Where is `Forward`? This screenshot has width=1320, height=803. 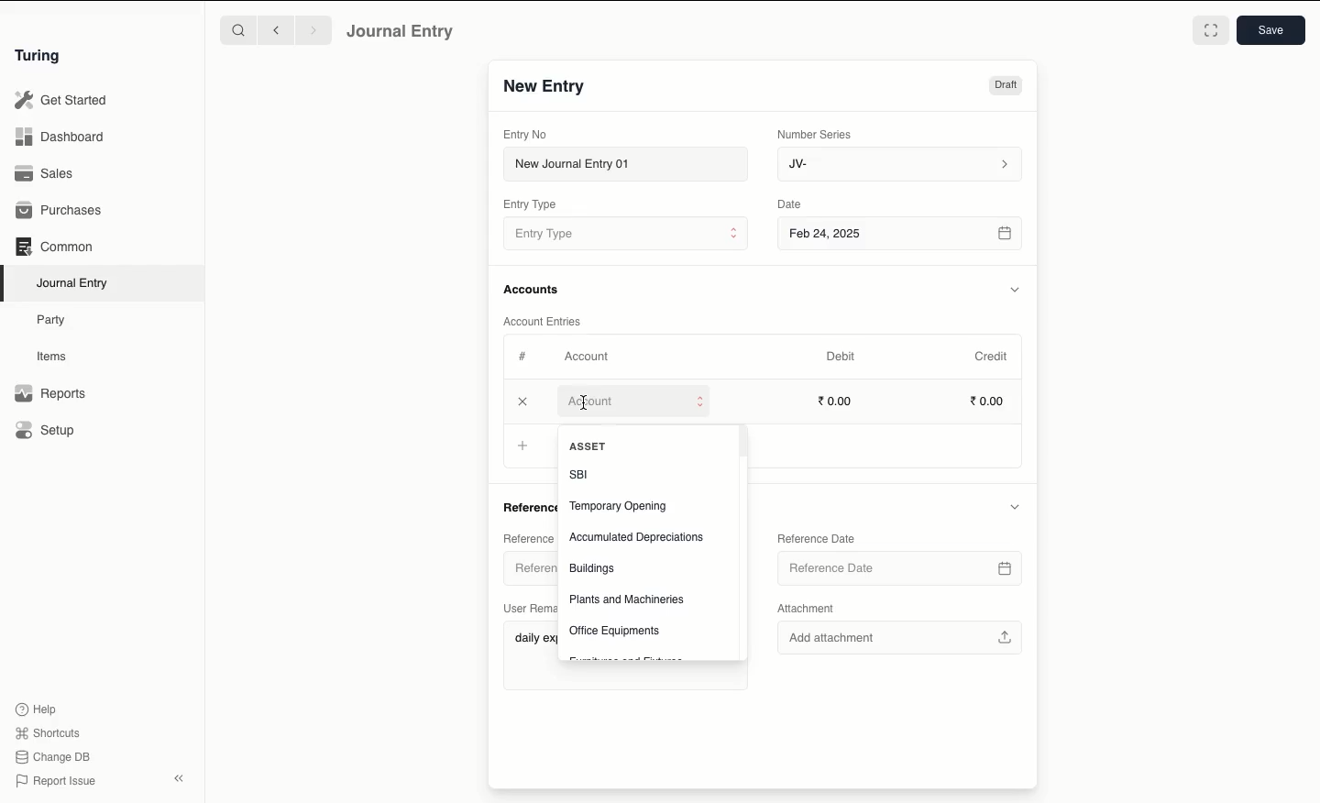
Forward is located at coordinates (314, 29).